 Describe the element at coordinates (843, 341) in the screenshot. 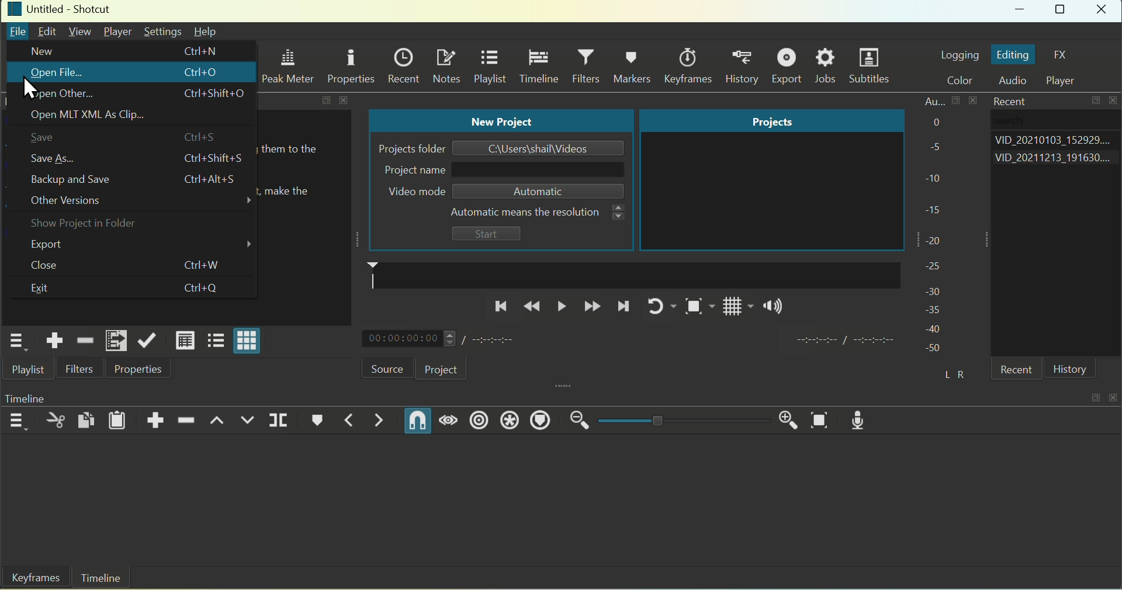

I see `duration` at that location.